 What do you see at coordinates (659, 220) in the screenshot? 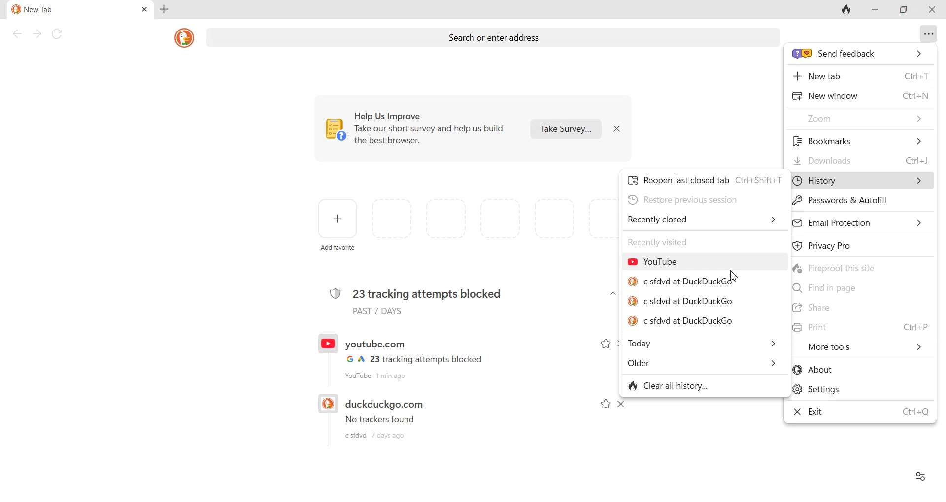
I see `Recently closed` at bounding box center [659, 220].